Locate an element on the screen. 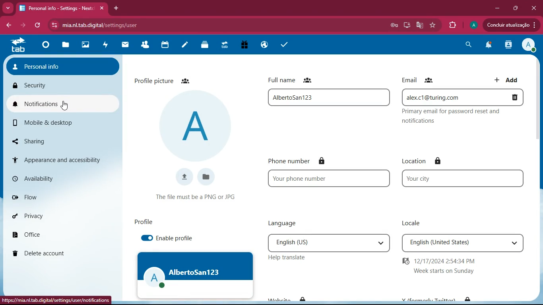 This screenshot has height=305, width=543. appearance is located at coordinates (62, 159).